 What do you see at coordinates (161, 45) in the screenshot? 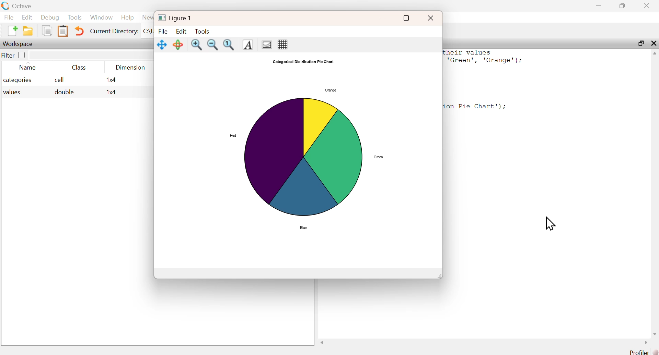
I see `Move` at bounding box center [161, 45].